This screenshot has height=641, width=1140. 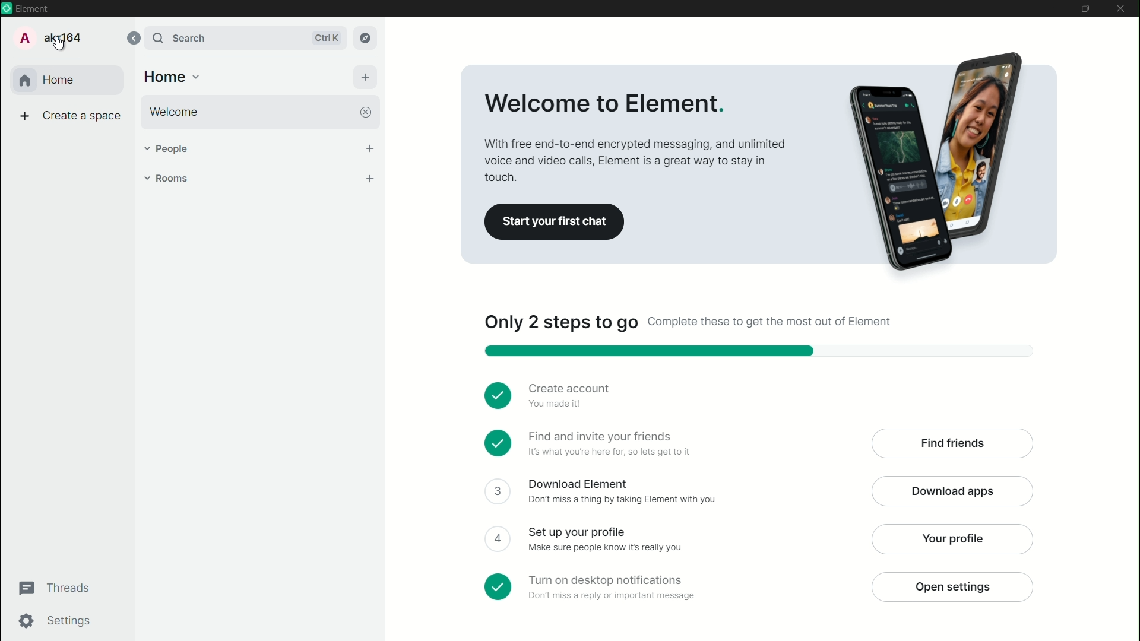 What do you see at coordinates (615, 586) in the screenshot?
I see `turn on desktop notifications don't miss a reply or important message` at bounding box center [615, 586].